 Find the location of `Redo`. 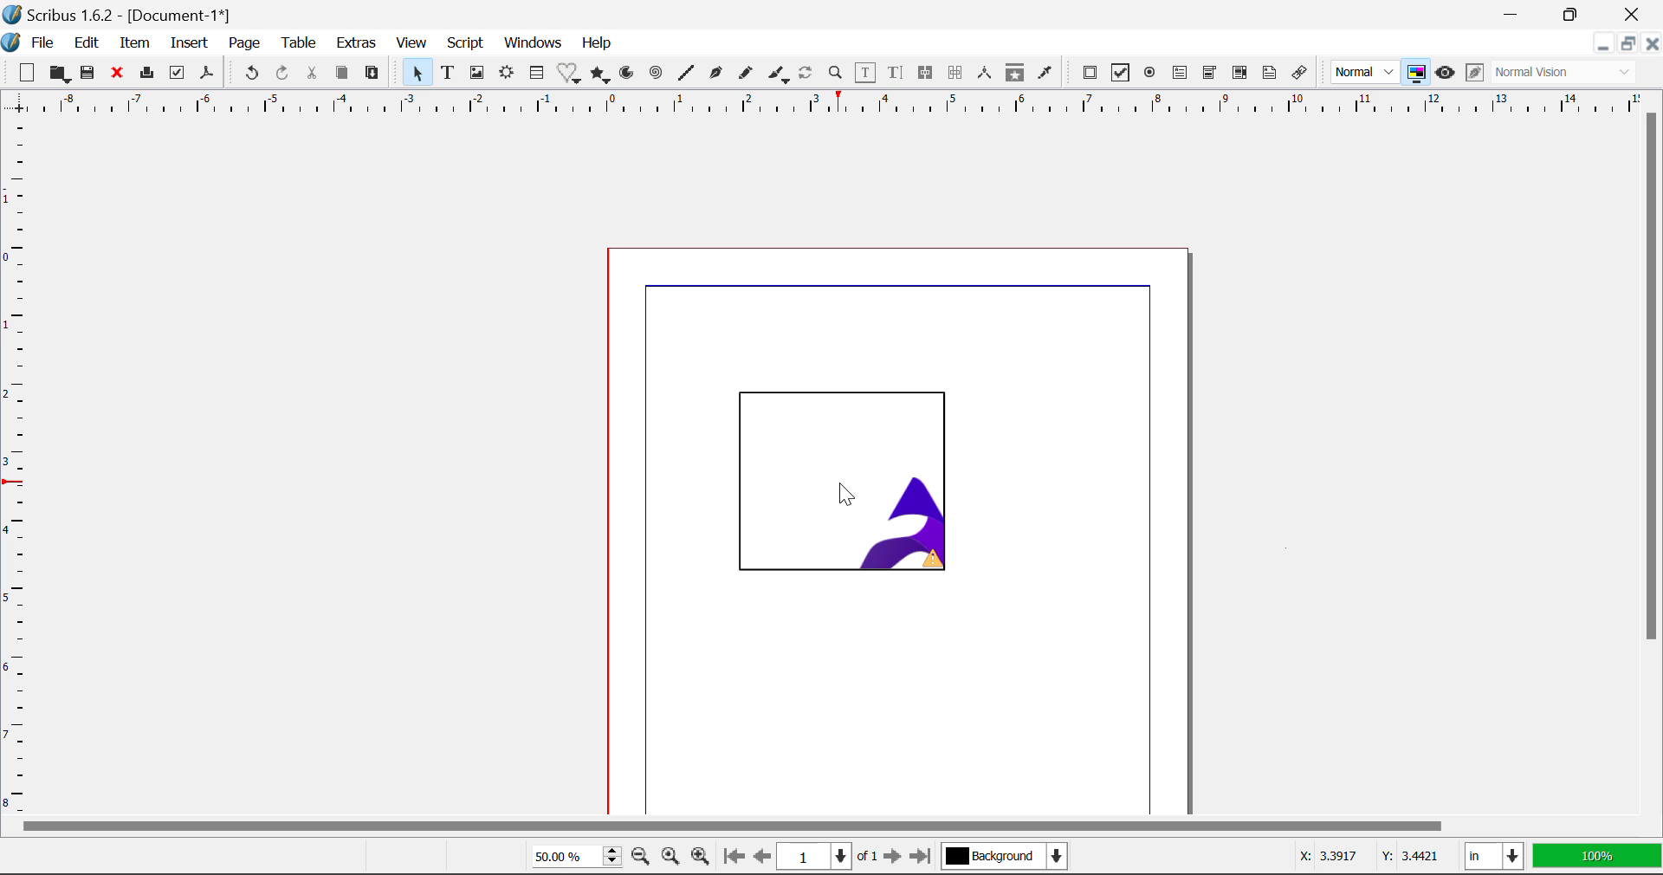

Redo is located at coordinates (286, 74).